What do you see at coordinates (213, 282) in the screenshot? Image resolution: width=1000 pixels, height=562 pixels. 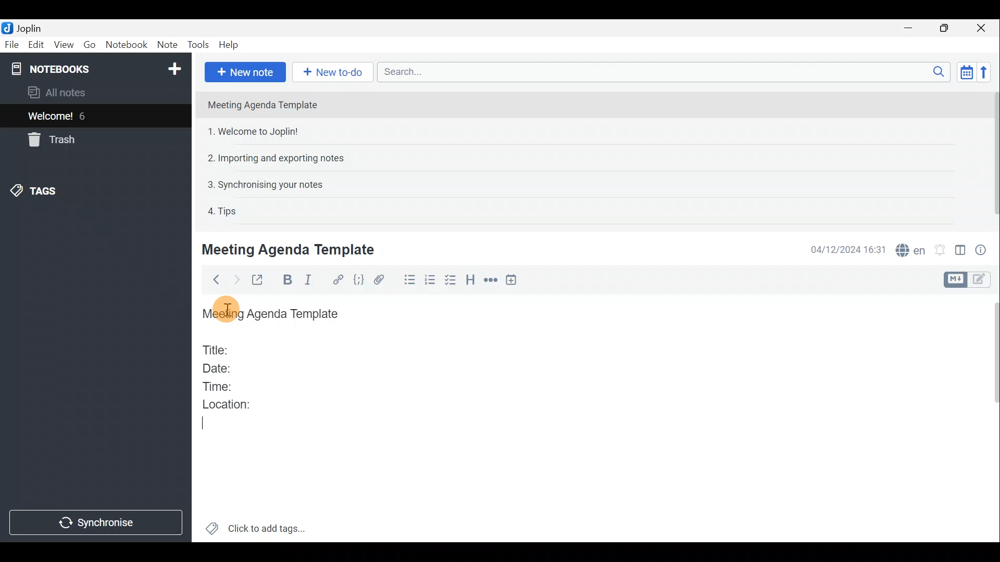 I see `Back` at bounding box center [213, 282].